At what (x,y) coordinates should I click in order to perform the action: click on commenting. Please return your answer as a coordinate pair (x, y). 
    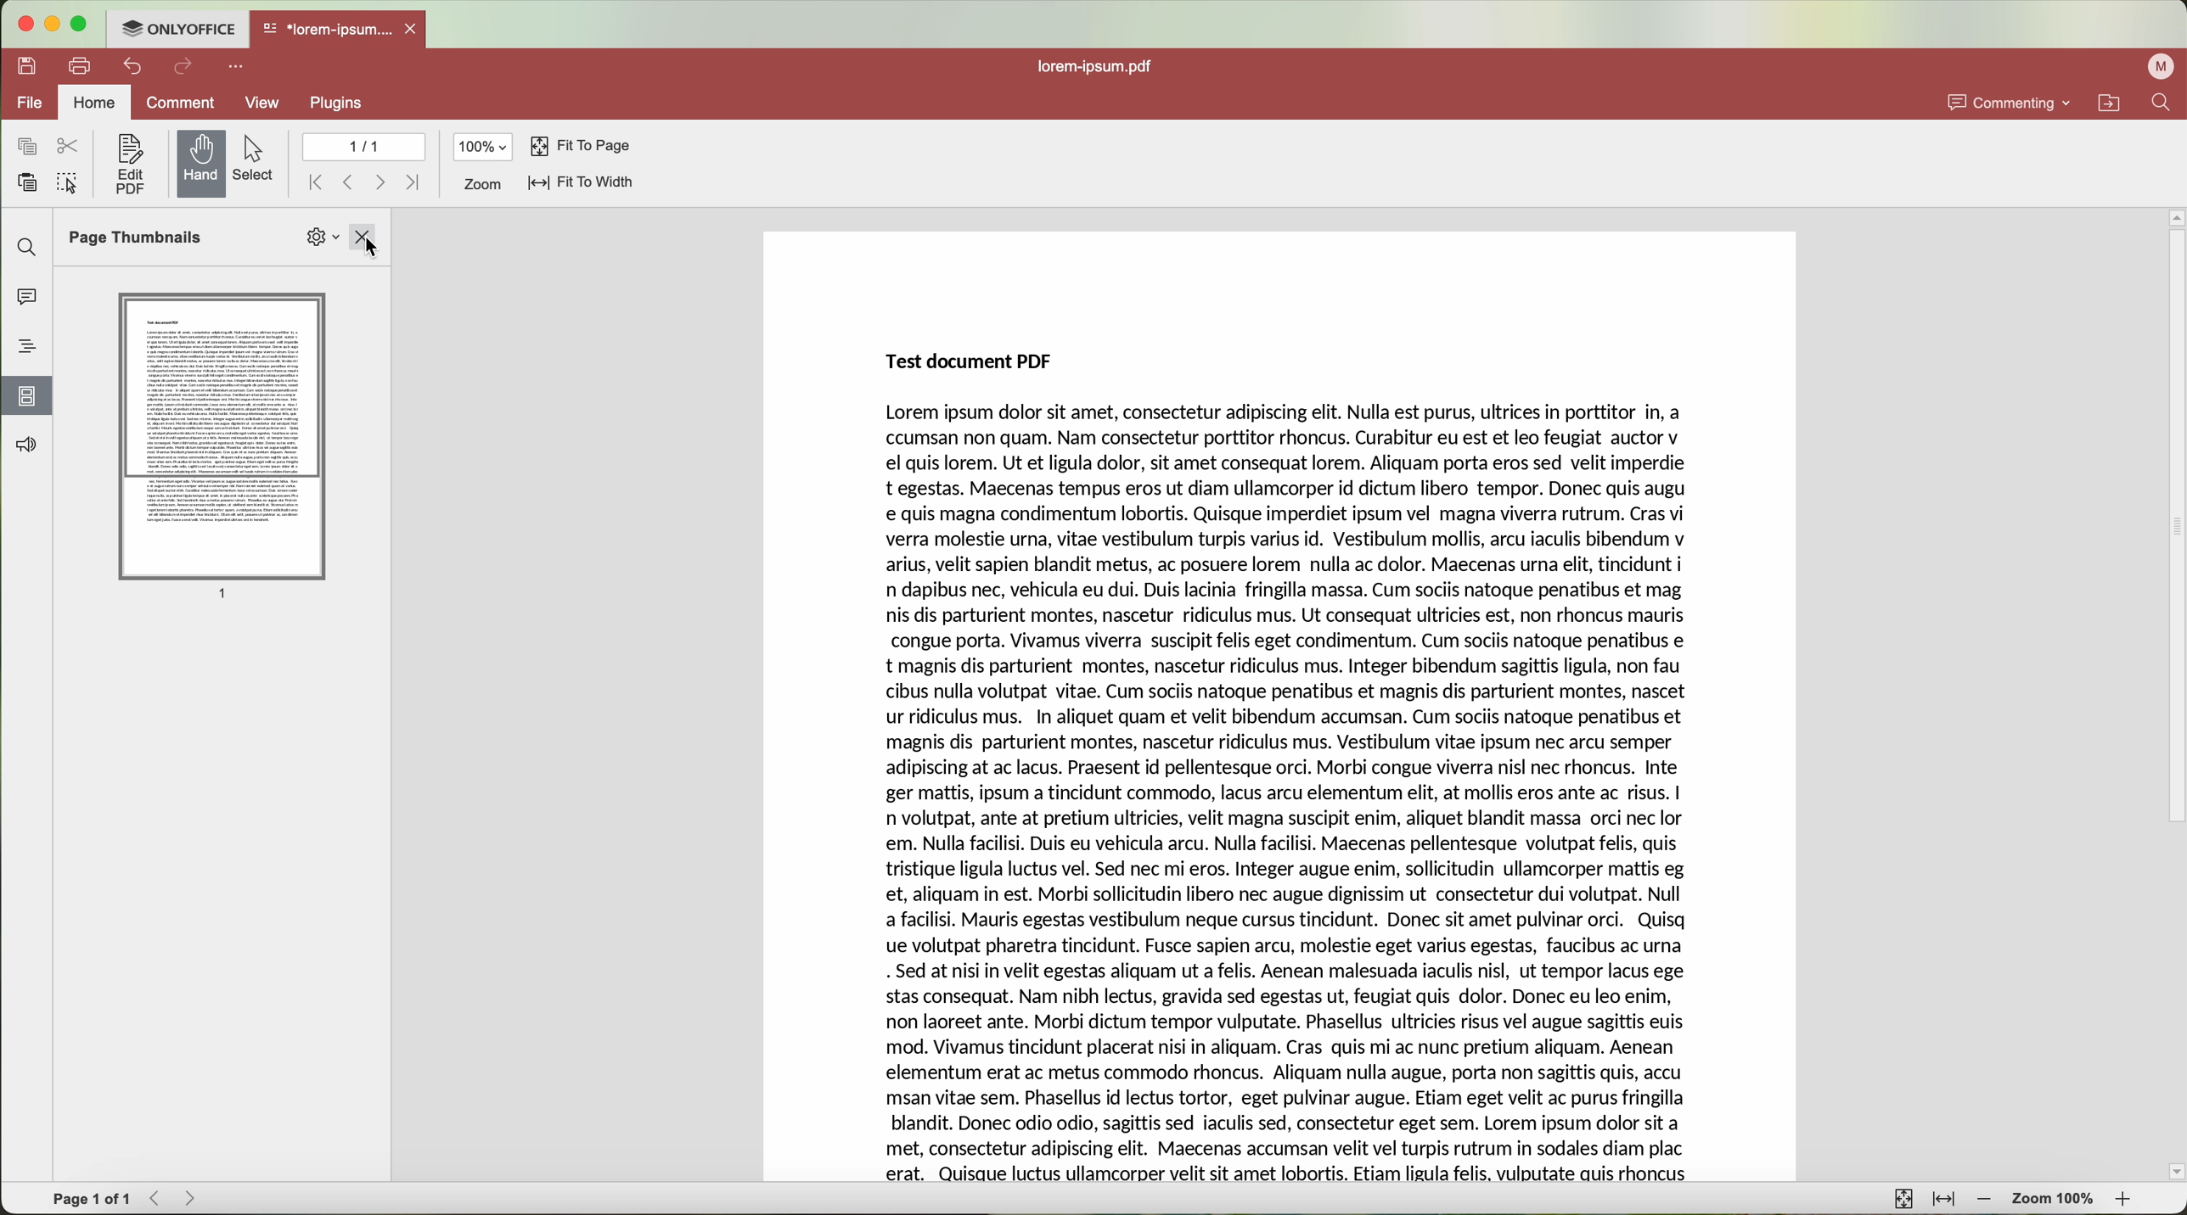
    Looking at the image, I should click on (2010, 102).